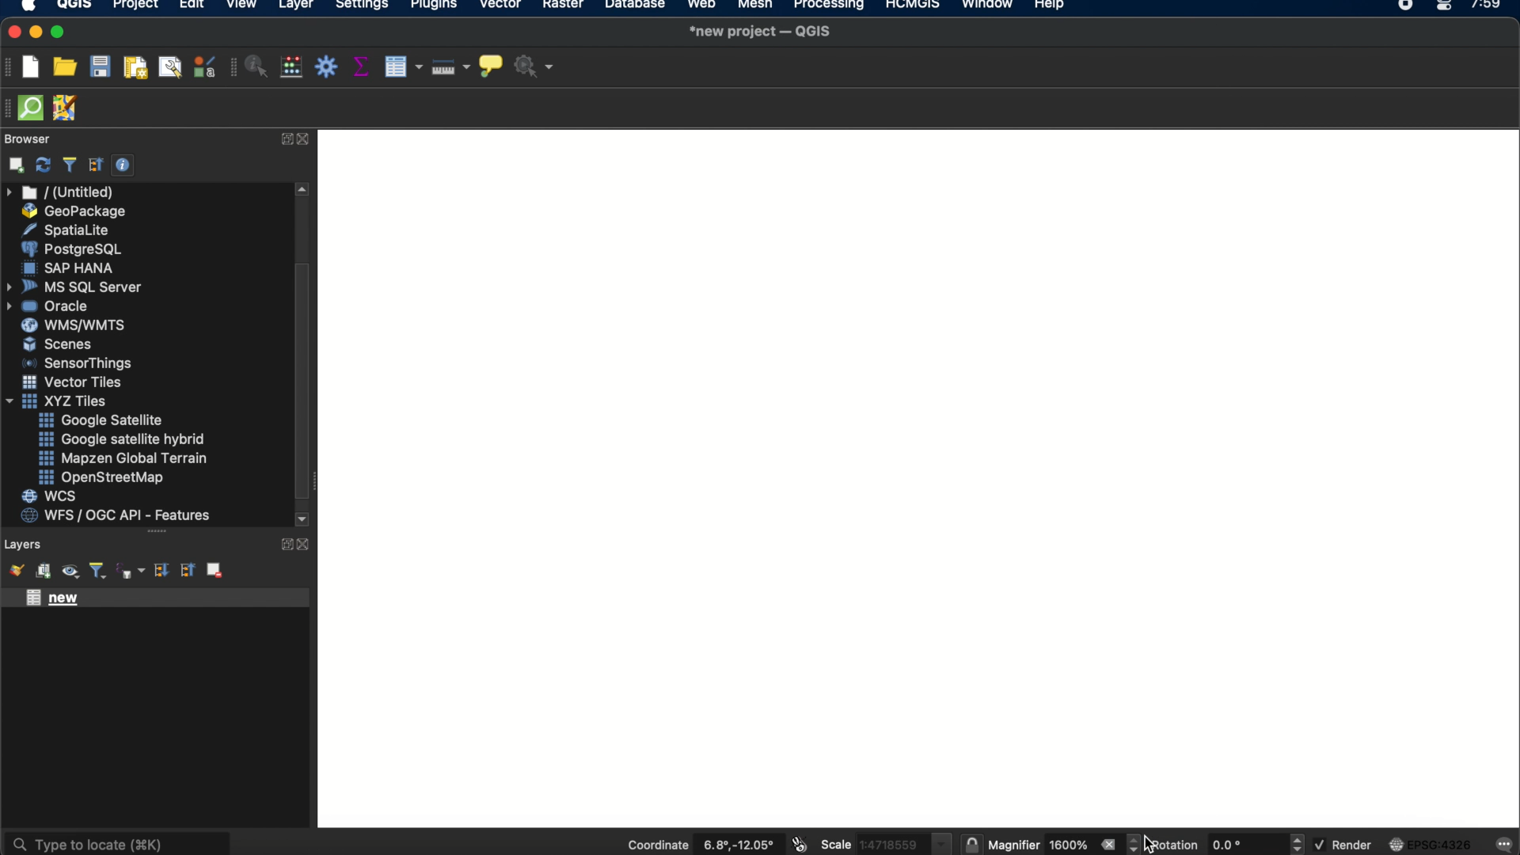 This screenshot has height=855, width=1520. I want to click on Scale, so click(854, 843).